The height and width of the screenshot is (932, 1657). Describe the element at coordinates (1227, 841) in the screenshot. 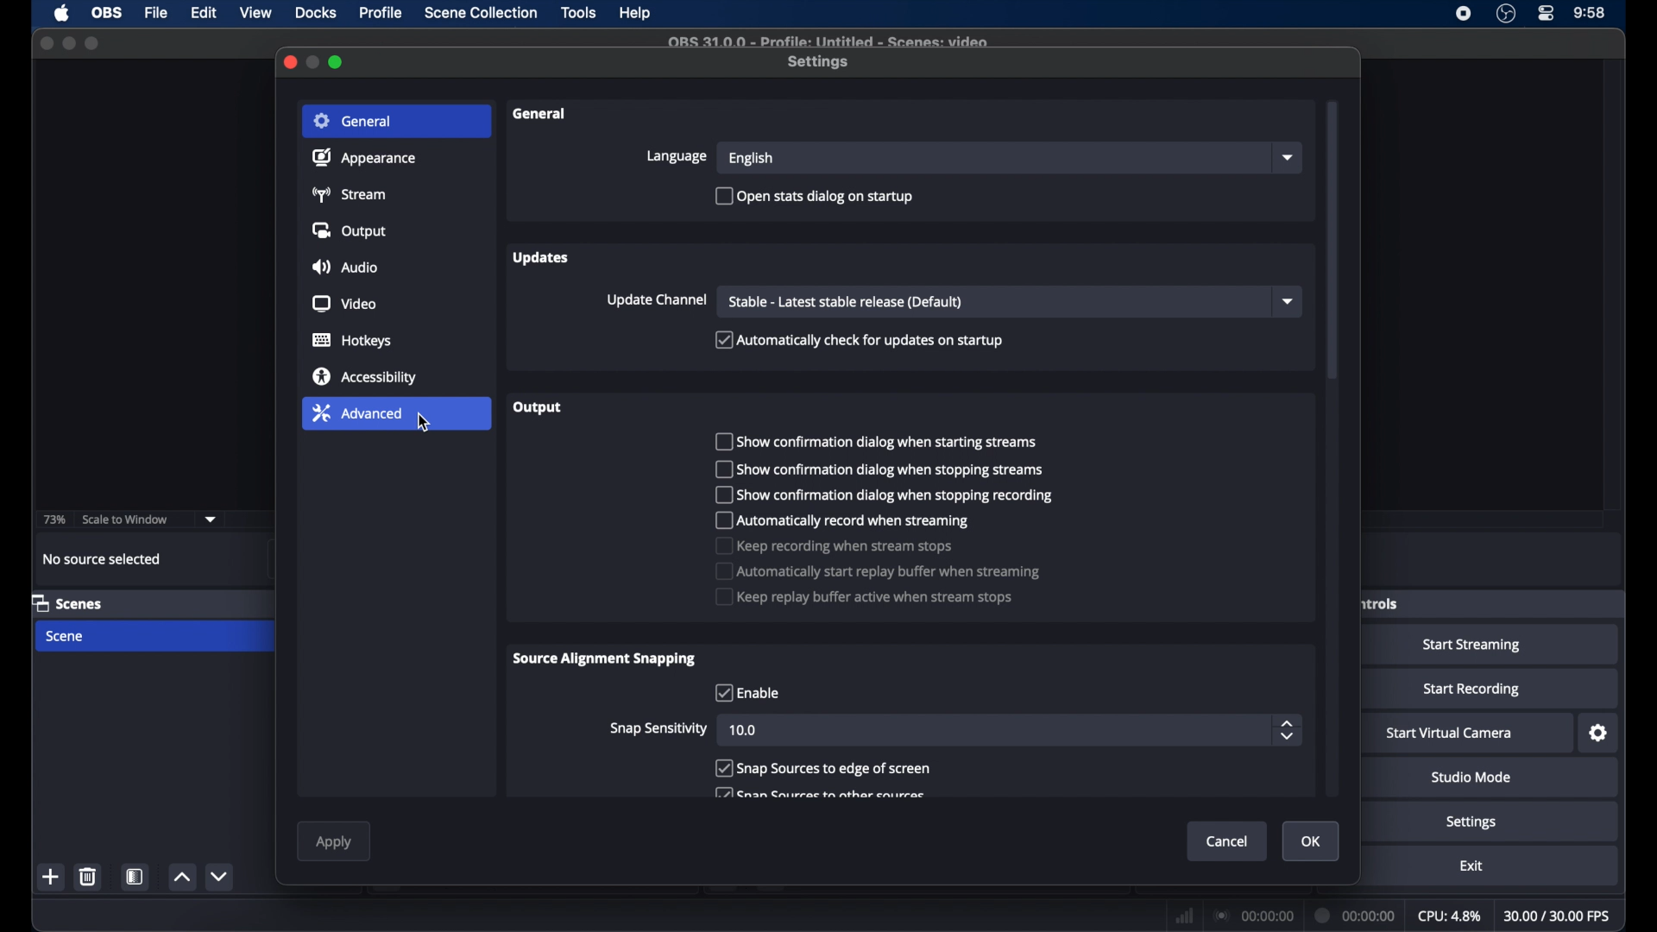

I see `cancel` at that location.